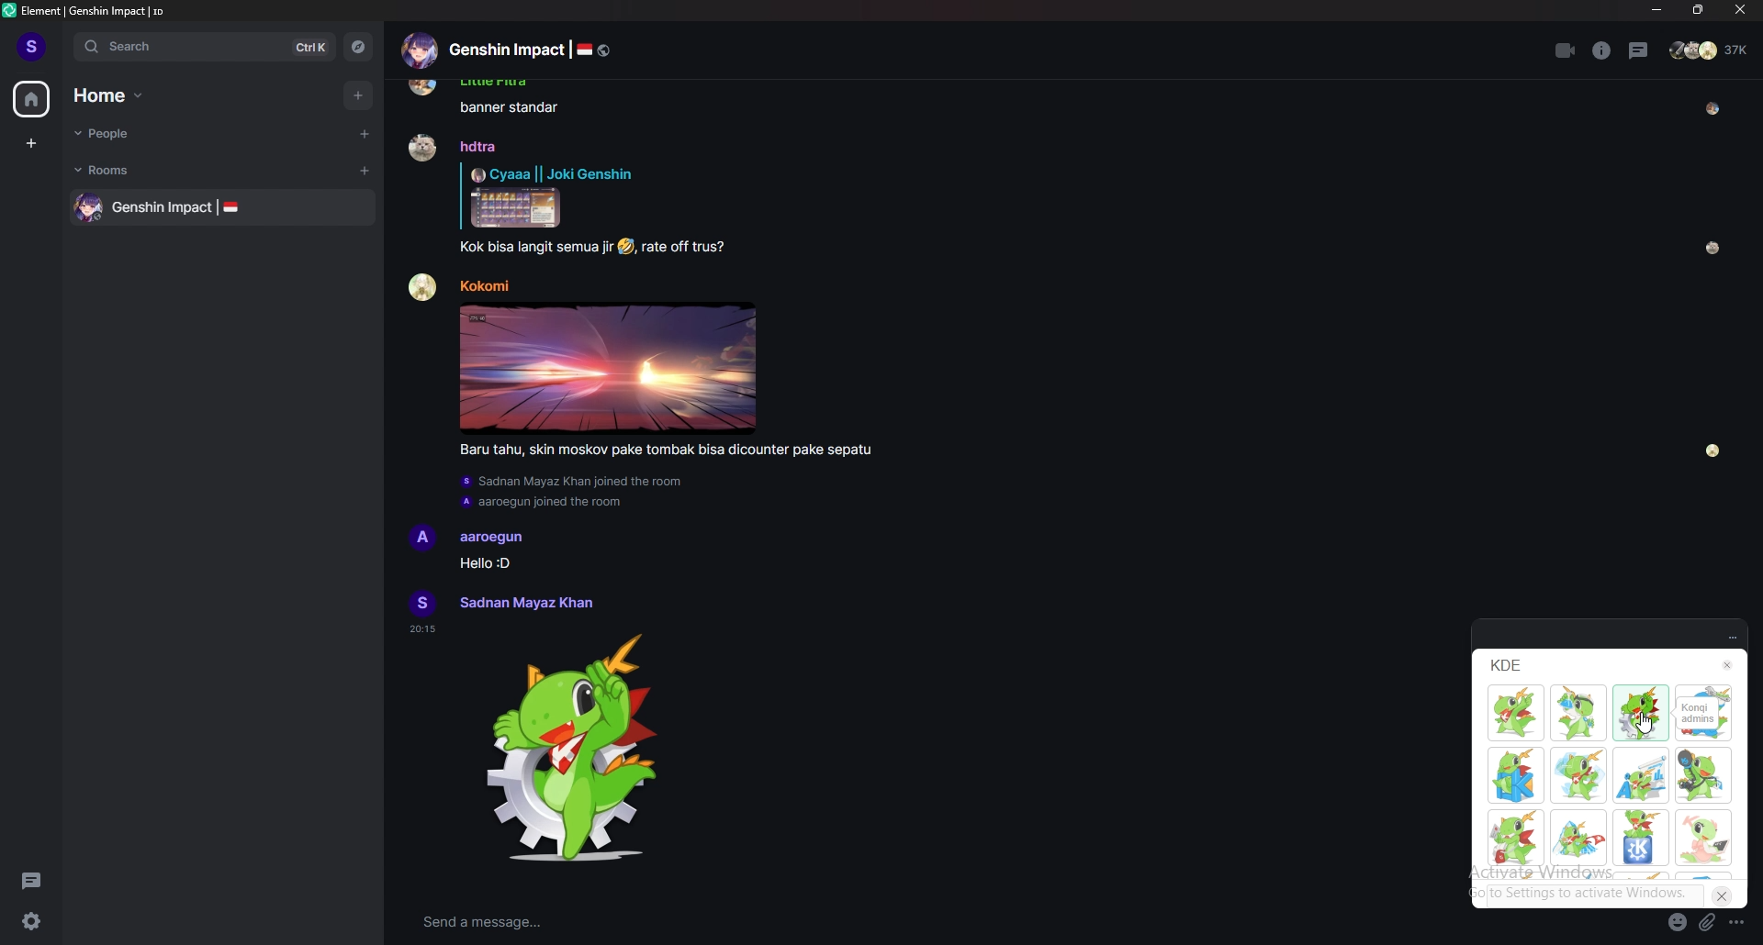 Image resolution: width=1763 pixels, height=945 pixels. Describe the element at coordinates (1516, 838) in the screenshot. I see `Kongi emails` at that location.